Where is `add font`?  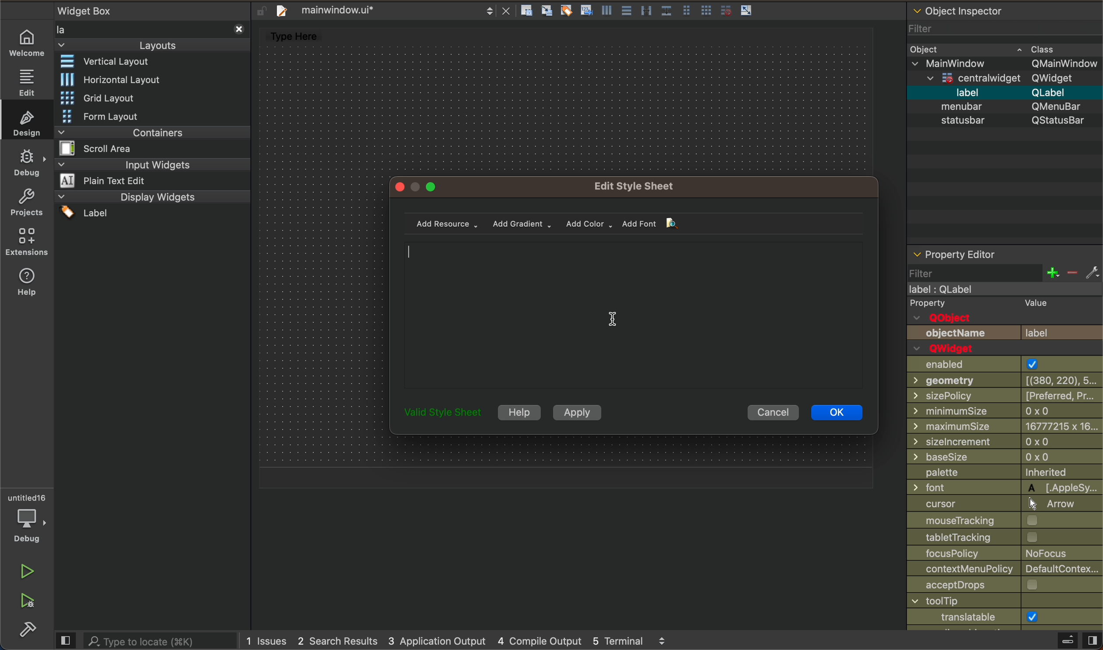
add font is located at coordinates (645, 225).